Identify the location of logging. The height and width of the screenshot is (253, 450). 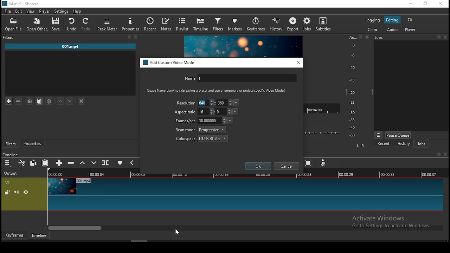
(372, 20).